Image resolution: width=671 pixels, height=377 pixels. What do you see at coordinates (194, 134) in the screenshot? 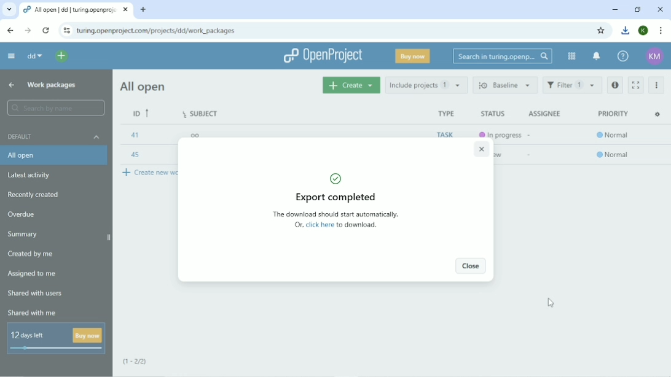
I see `oo` at bounding box center [194, 134].